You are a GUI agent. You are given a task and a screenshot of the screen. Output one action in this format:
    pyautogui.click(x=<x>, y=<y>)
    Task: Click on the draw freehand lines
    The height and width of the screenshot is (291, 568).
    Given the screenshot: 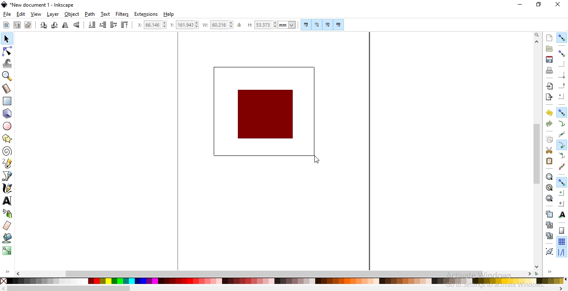 What is the action you would take?
    pyautogui.click(x=7, y=163)
    